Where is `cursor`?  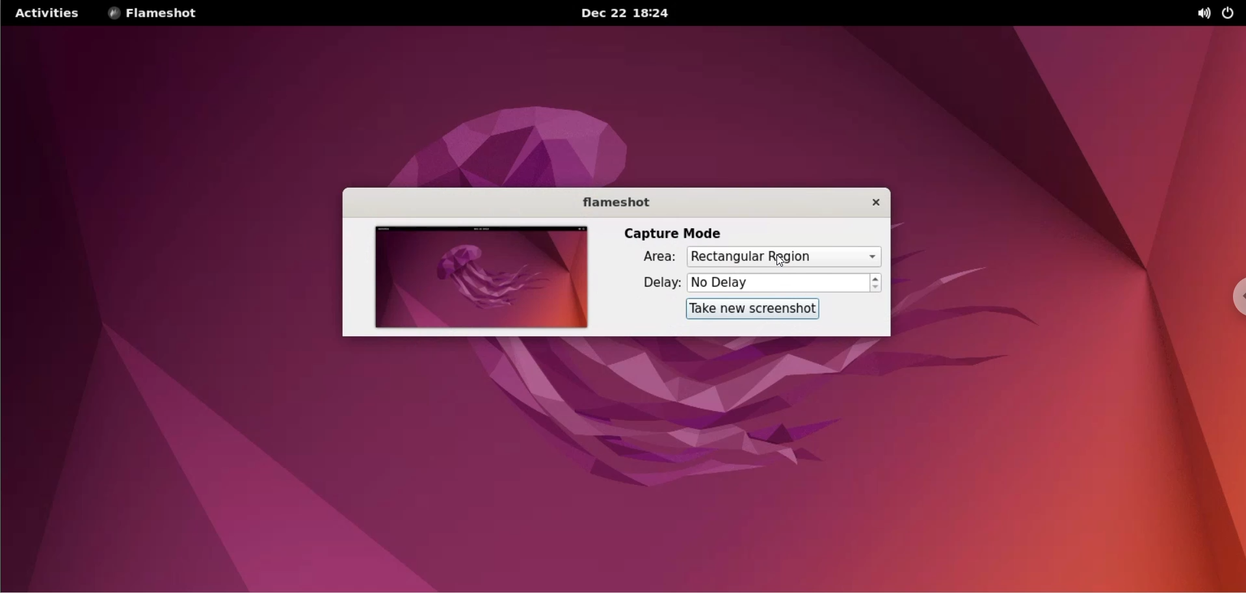 cursor is located at coordinates (783, 261).